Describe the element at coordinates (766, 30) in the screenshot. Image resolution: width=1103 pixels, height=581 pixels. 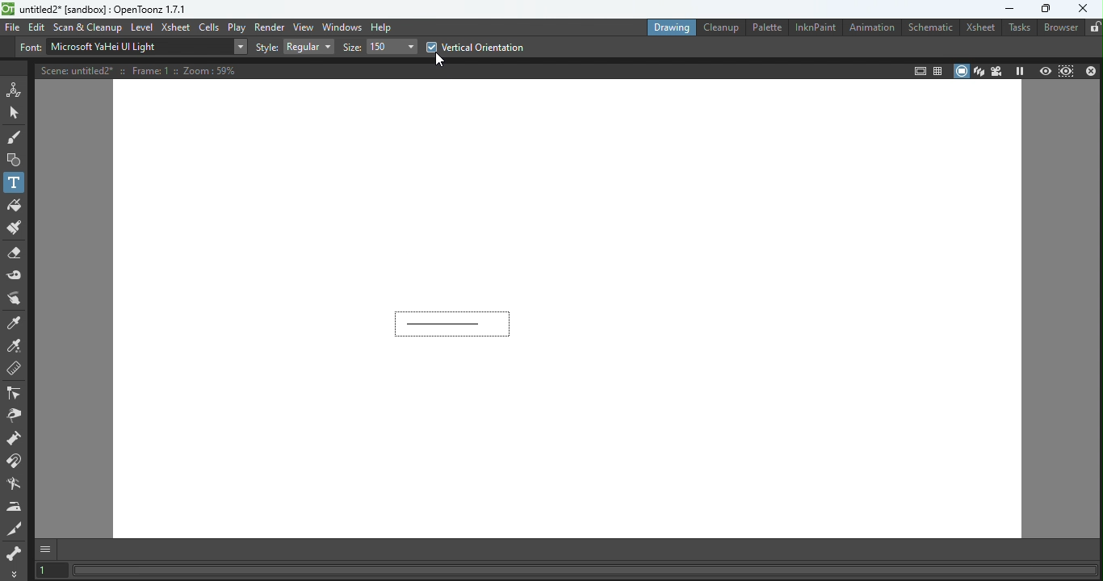
I see `Palette` at that location.